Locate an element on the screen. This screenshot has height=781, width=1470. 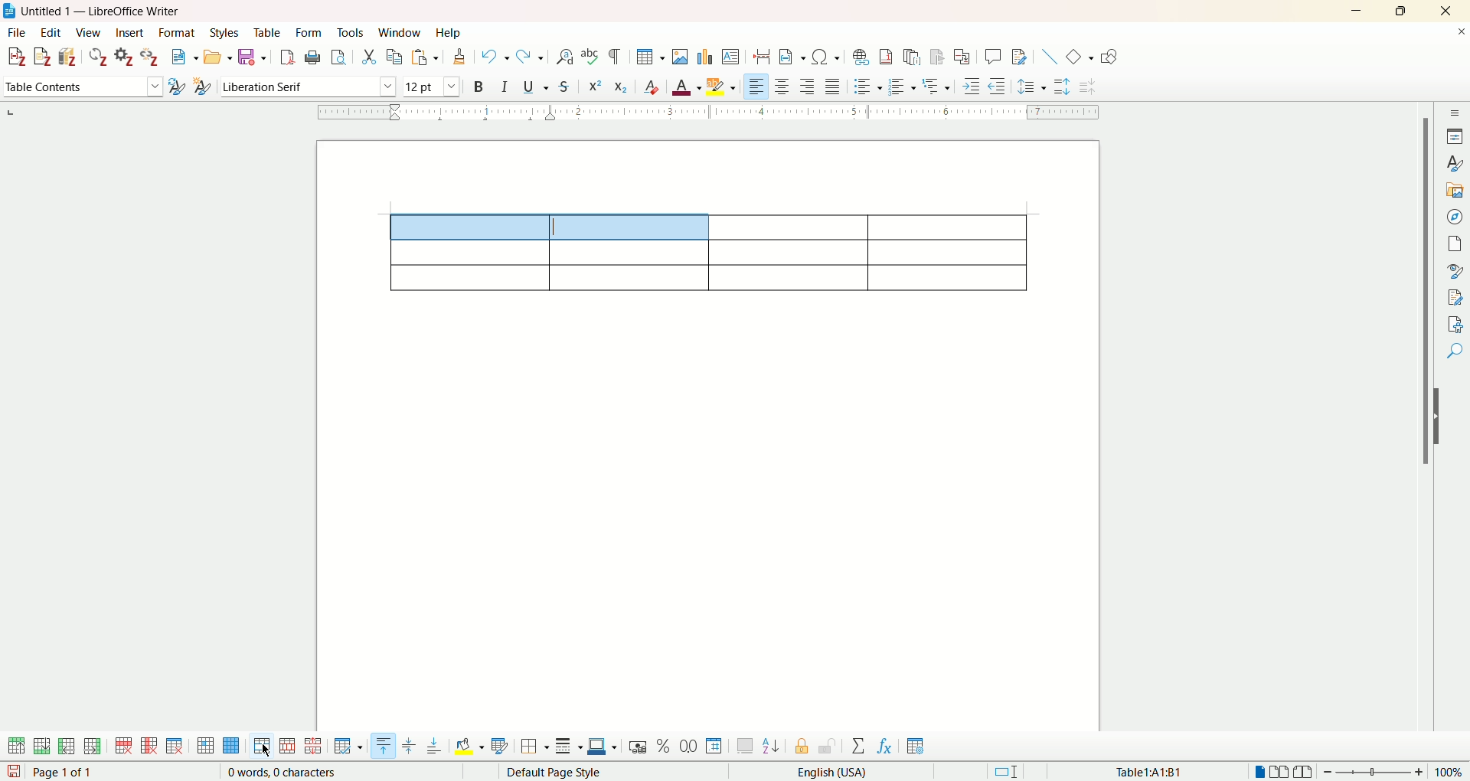
bold is located at coordinates (479, 87).